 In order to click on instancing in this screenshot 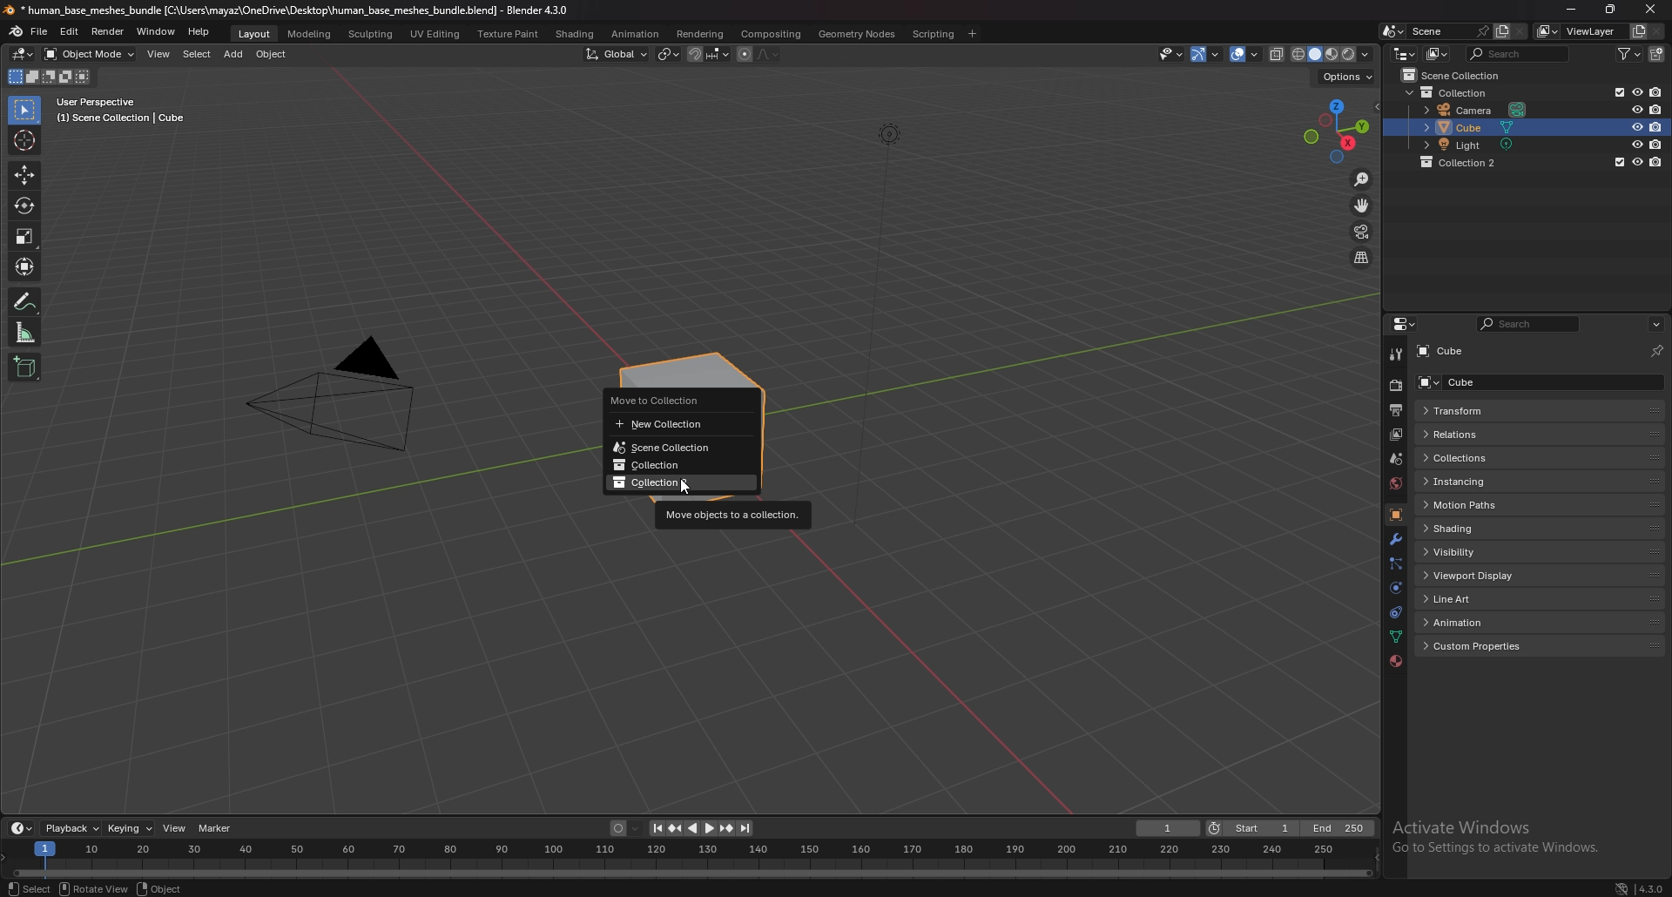, I will do `click(1480, 481)`.